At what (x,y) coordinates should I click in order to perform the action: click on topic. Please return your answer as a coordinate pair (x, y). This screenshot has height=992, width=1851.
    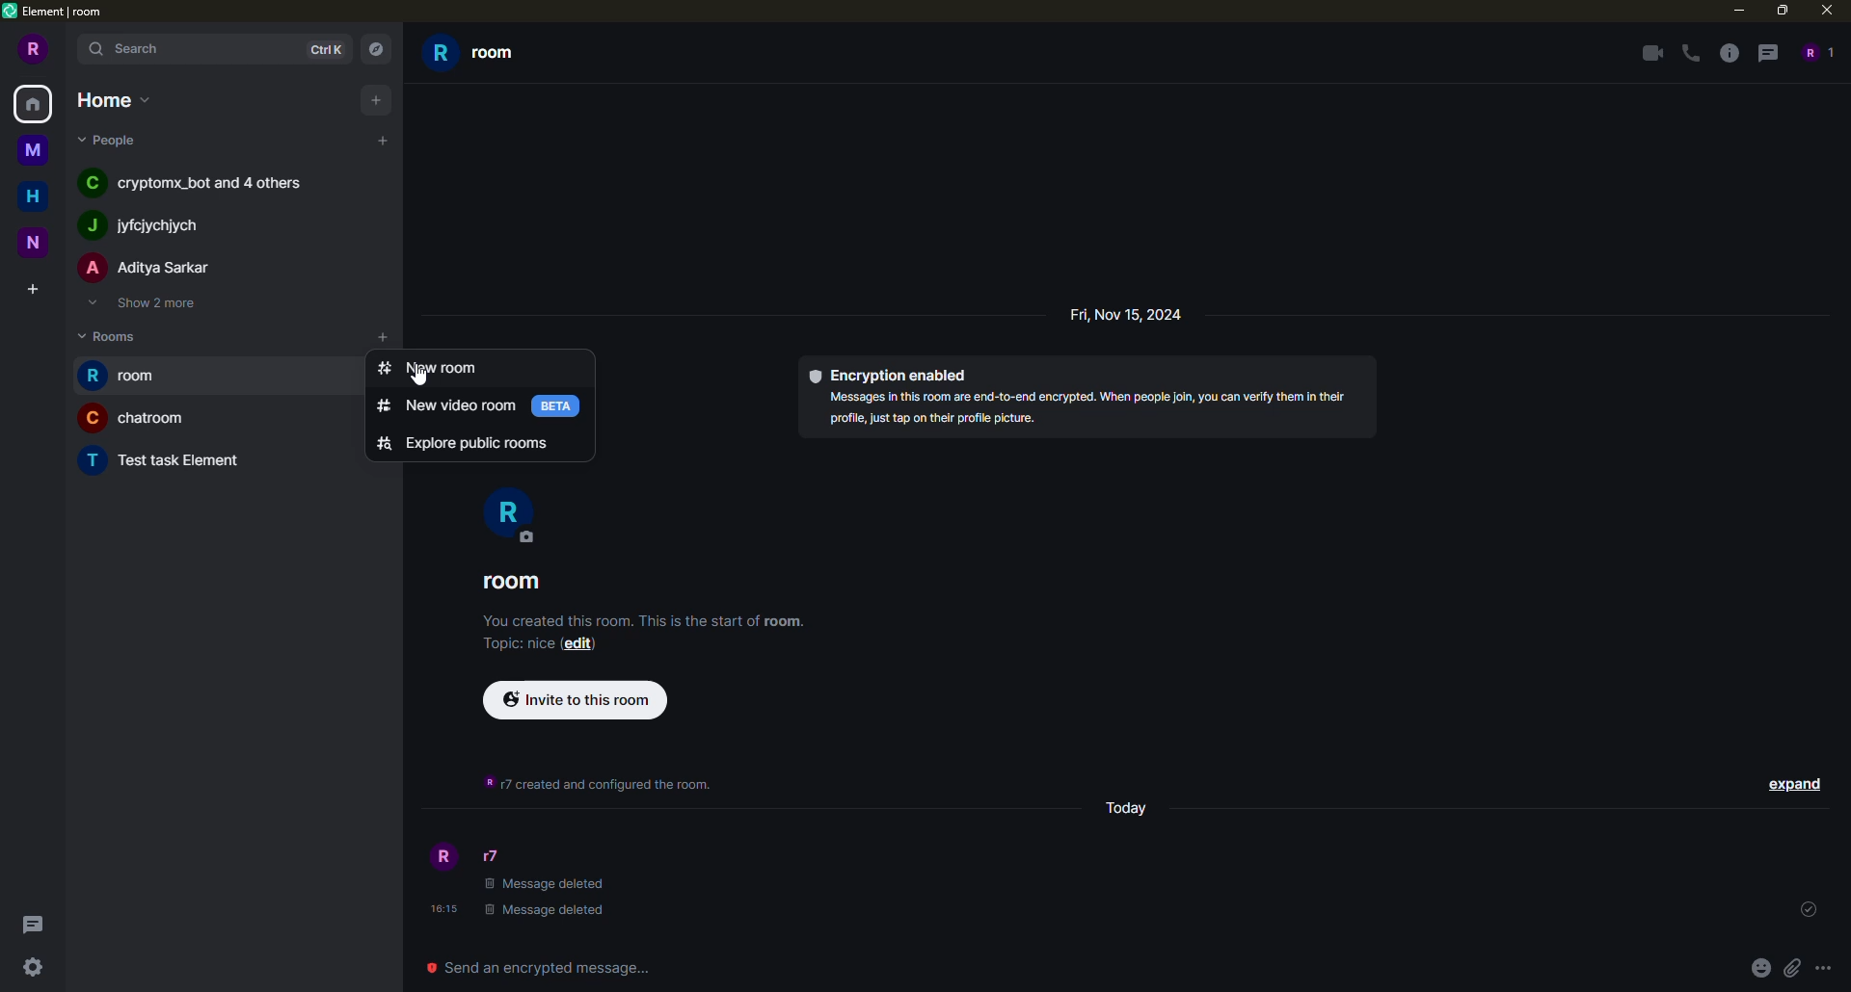
    Looking at the image, I should click on (521, 643).